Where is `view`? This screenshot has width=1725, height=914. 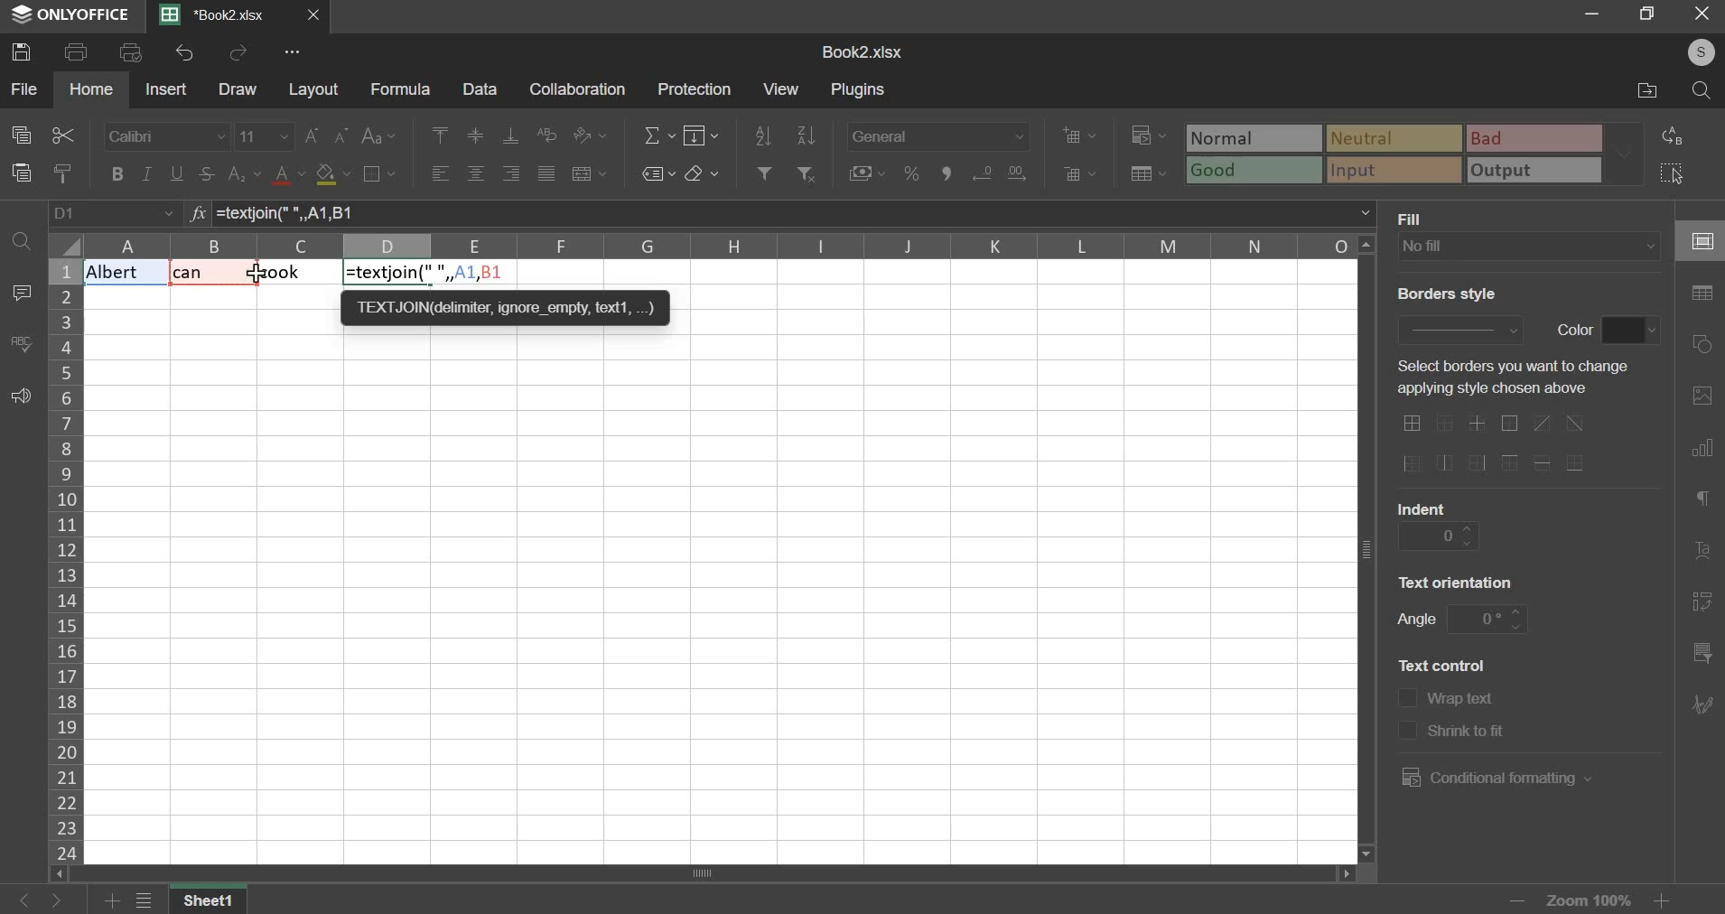
view is located at coordinates (780, 88).